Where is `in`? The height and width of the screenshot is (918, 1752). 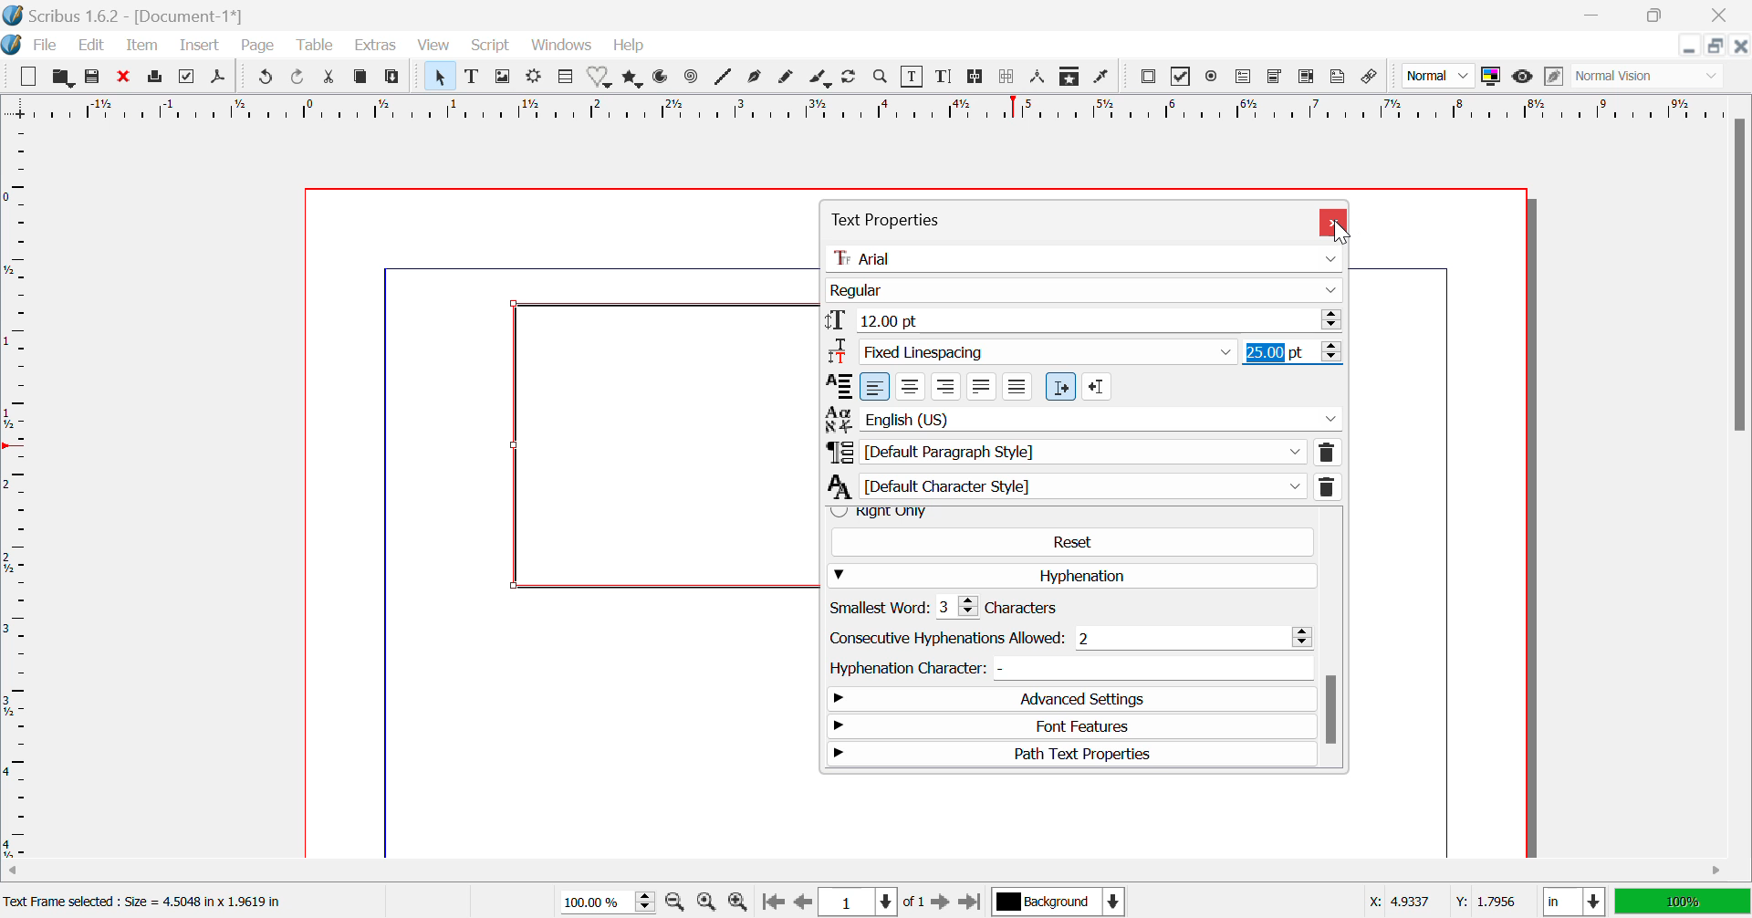 in is located at coordinates (1569, 902).